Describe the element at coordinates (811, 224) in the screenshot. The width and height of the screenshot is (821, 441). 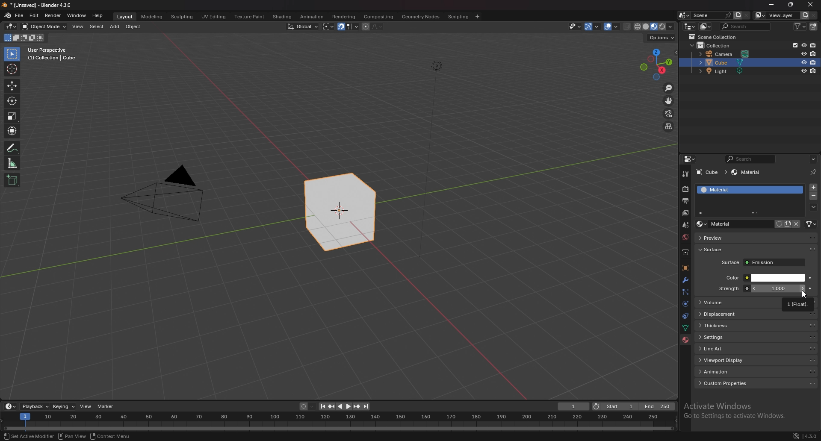
I see `link` at that location.